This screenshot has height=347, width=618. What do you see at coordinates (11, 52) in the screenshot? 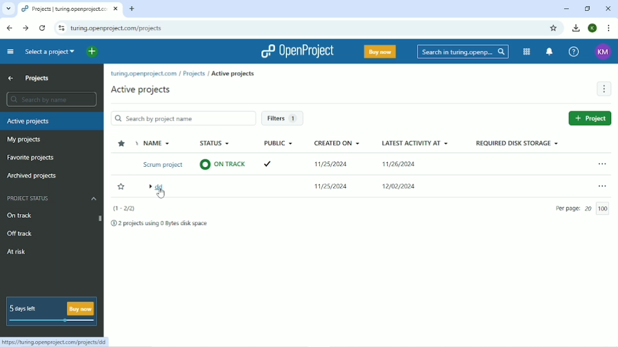
I see `Collapse project menu` at bounding box center [11, 52].